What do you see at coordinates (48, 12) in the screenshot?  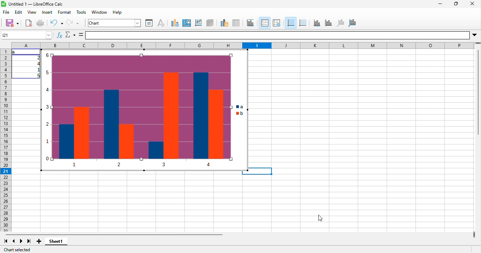 I see `insert` at bounding box center [48, 12].